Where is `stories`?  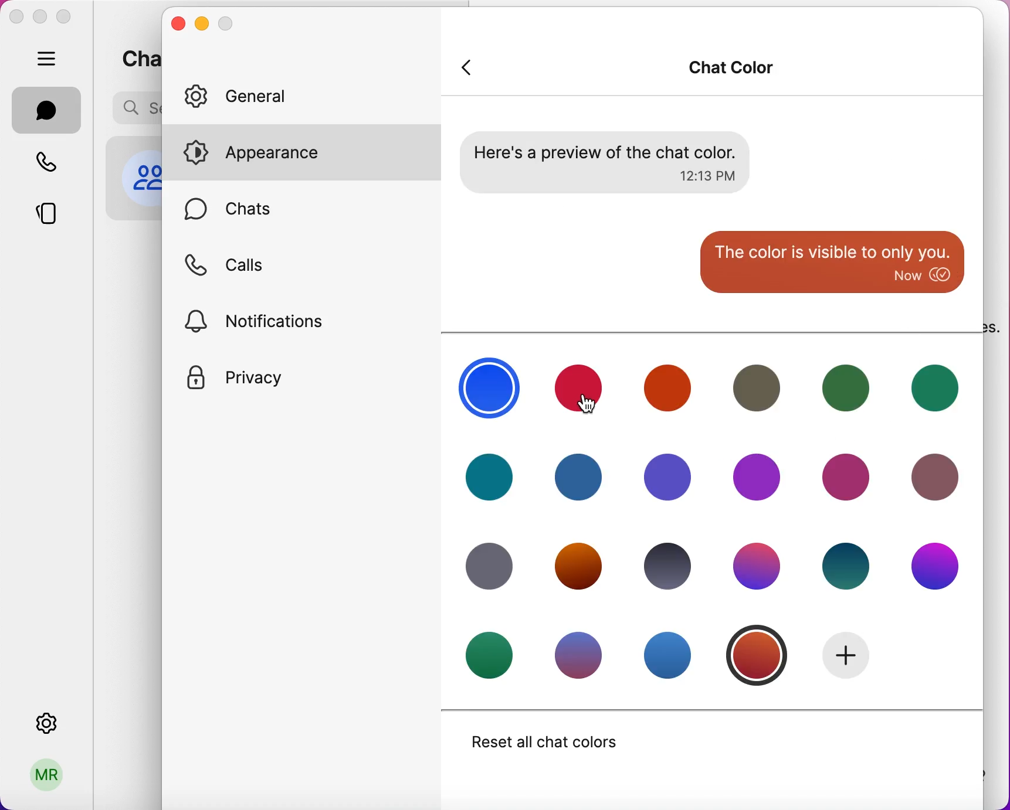
stories is located at coordinates (56, 209).